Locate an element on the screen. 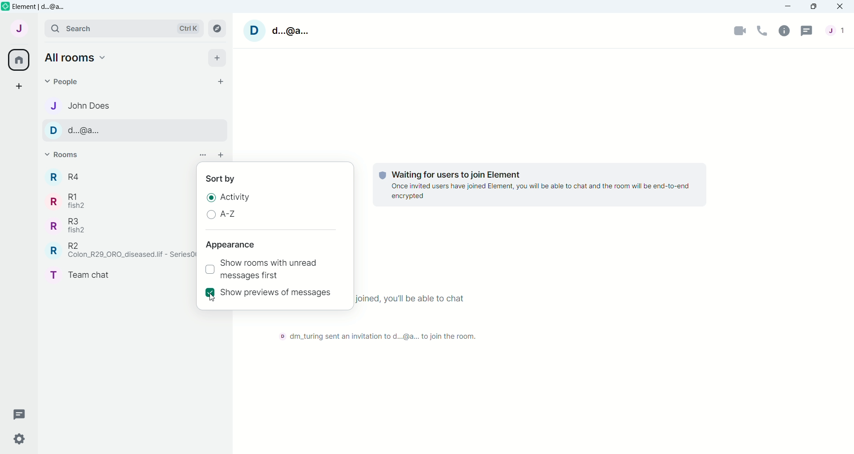 This screenshot has height=454, width=854. Unselected radio button is located at coordinates (211, 214).